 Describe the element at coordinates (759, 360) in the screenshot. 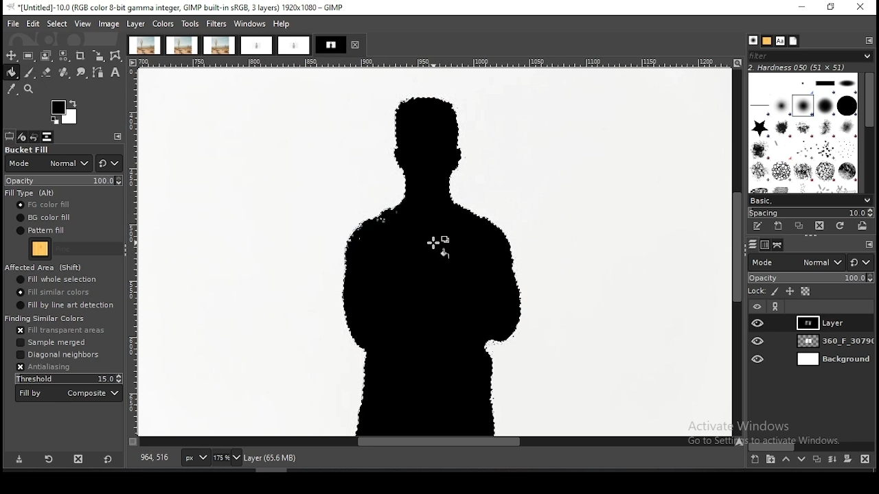

I see `layer visibility on/off` at that location.